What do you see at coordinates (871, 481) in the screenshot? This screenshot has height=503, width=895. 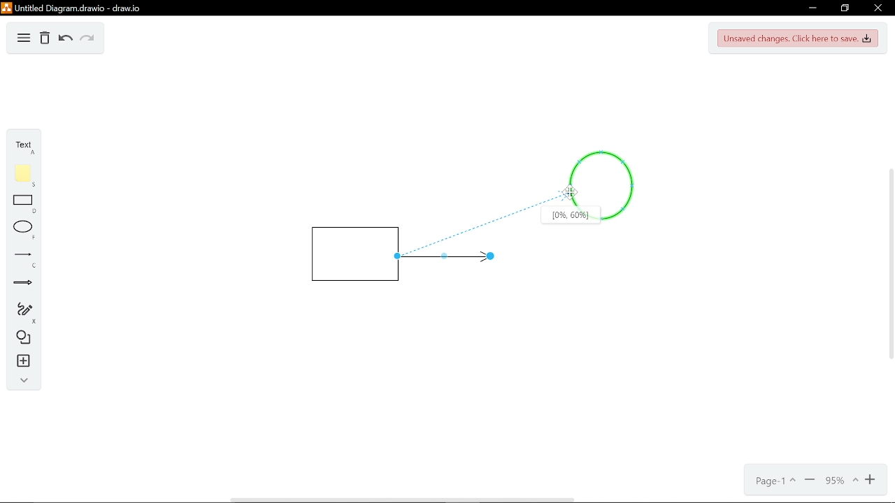 I see `Zoom in` at bounding box center [871, 481].